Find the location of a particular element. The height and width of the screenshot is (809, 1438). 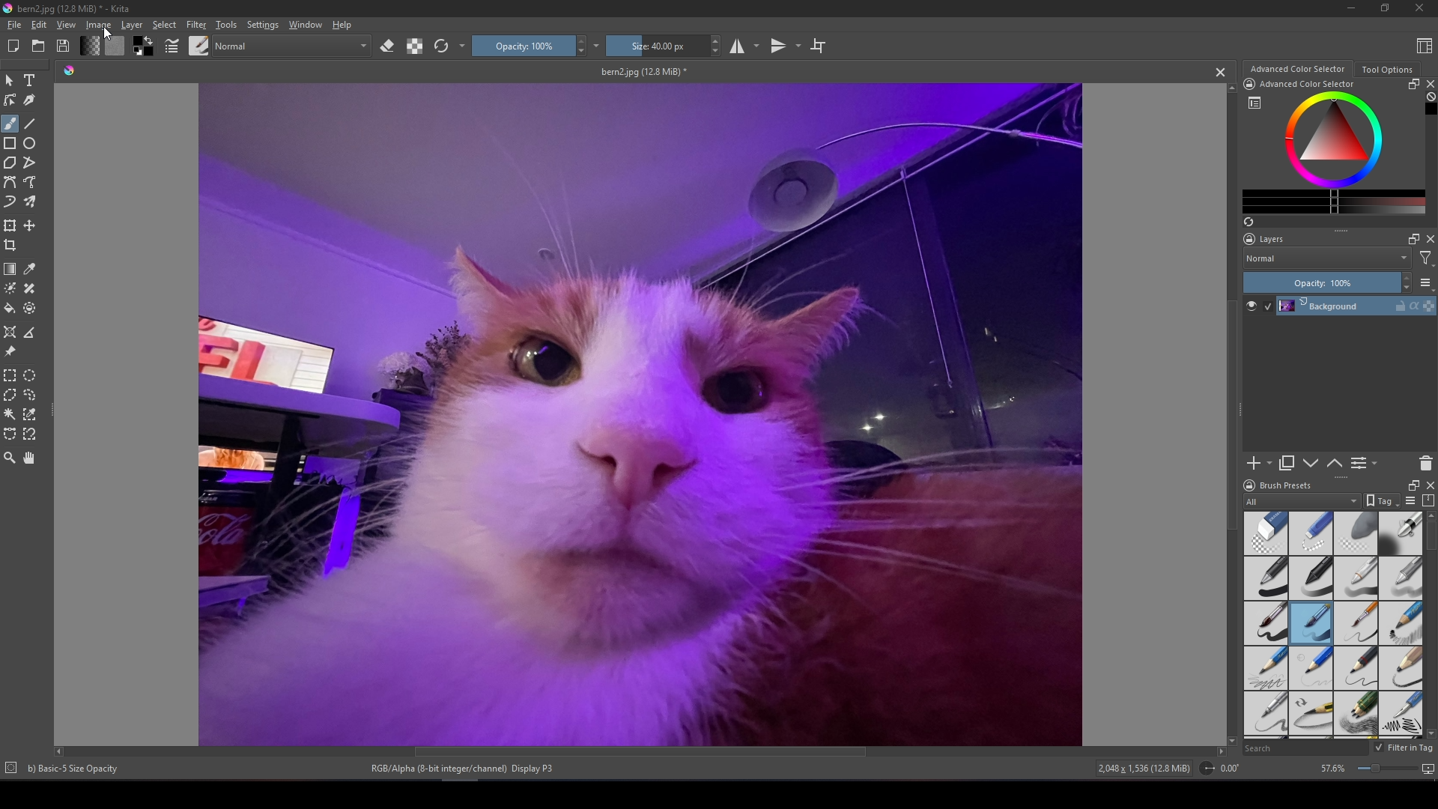

Clear all color history is located at coordinates (1430, 97).